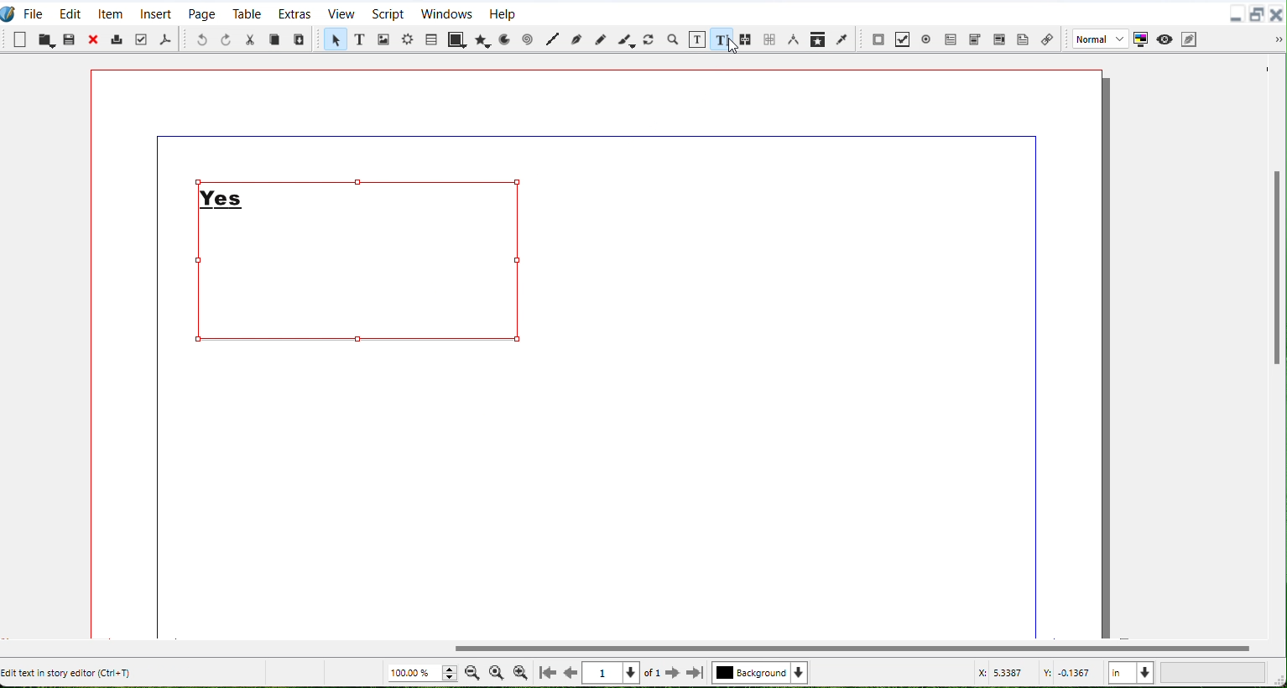 The width and height of the screenshot is (1287, 688). I want to click on Cursor, so click(730, 44).